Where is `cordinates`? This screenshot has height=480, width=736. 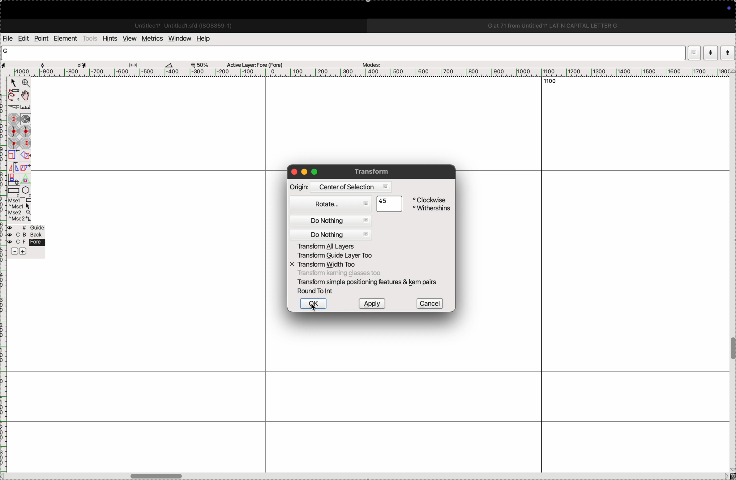
cordinates is located at coordinates (21, 64).